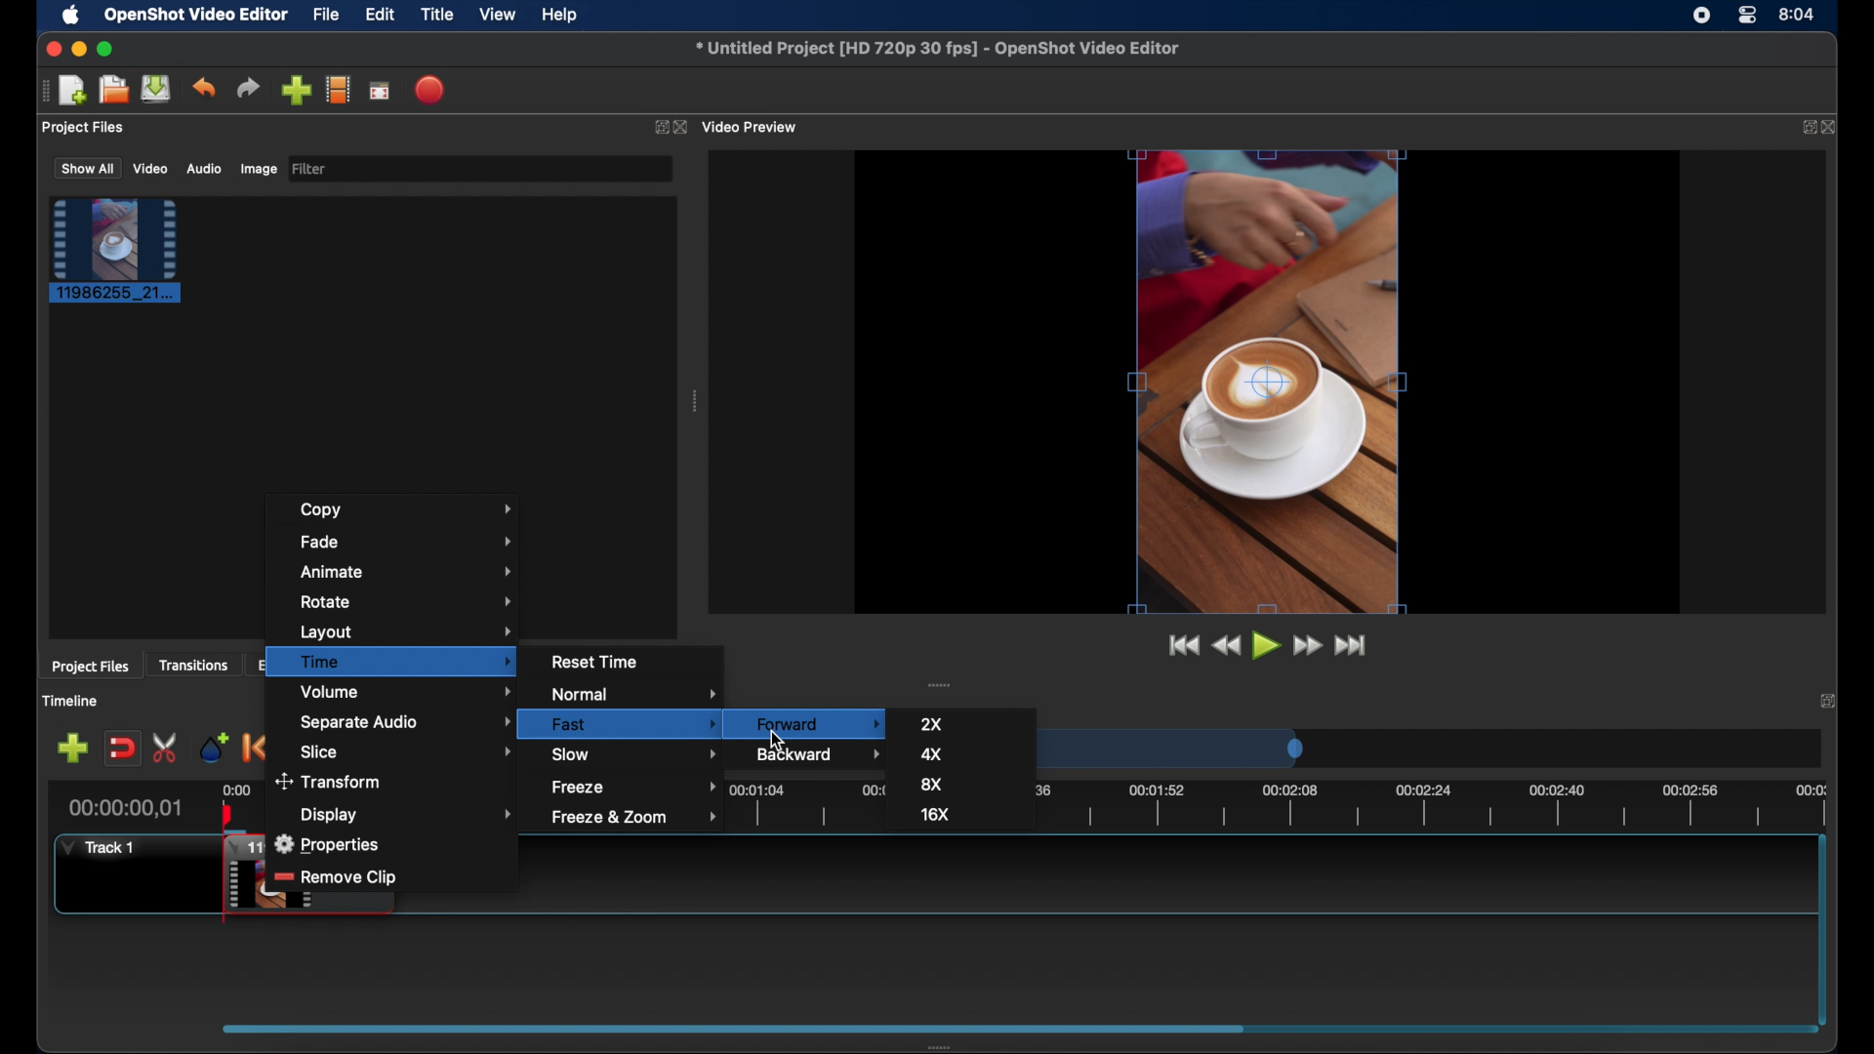  What do you see at coordinates (1183, 645) in the screenshot?
I see `jump to start` at bounding box center [1183, 645].